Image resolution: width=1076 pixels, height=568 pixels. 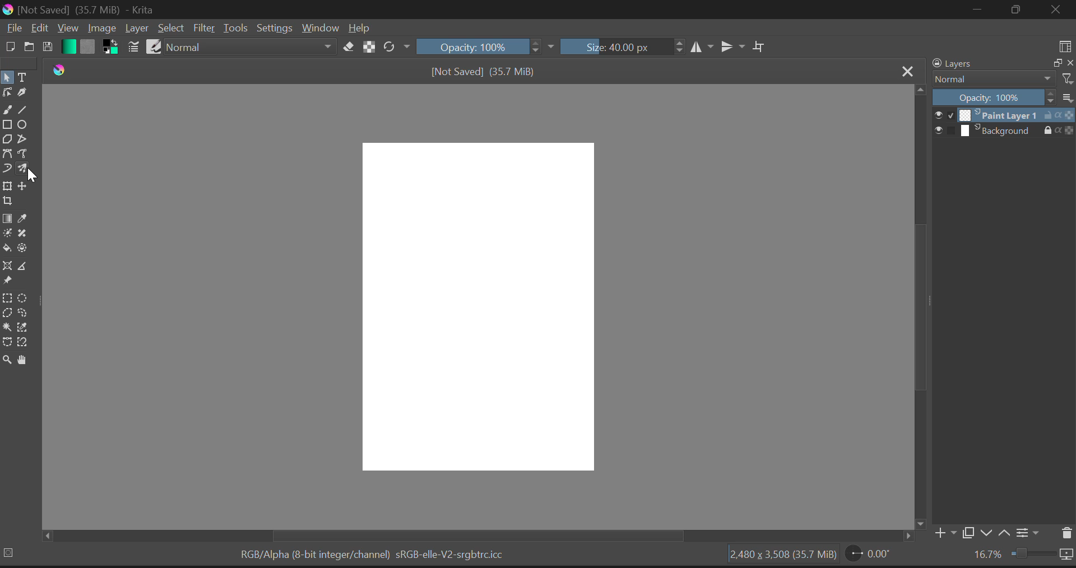 I want to click on Opacity 100%, so click(x=485, y=46).